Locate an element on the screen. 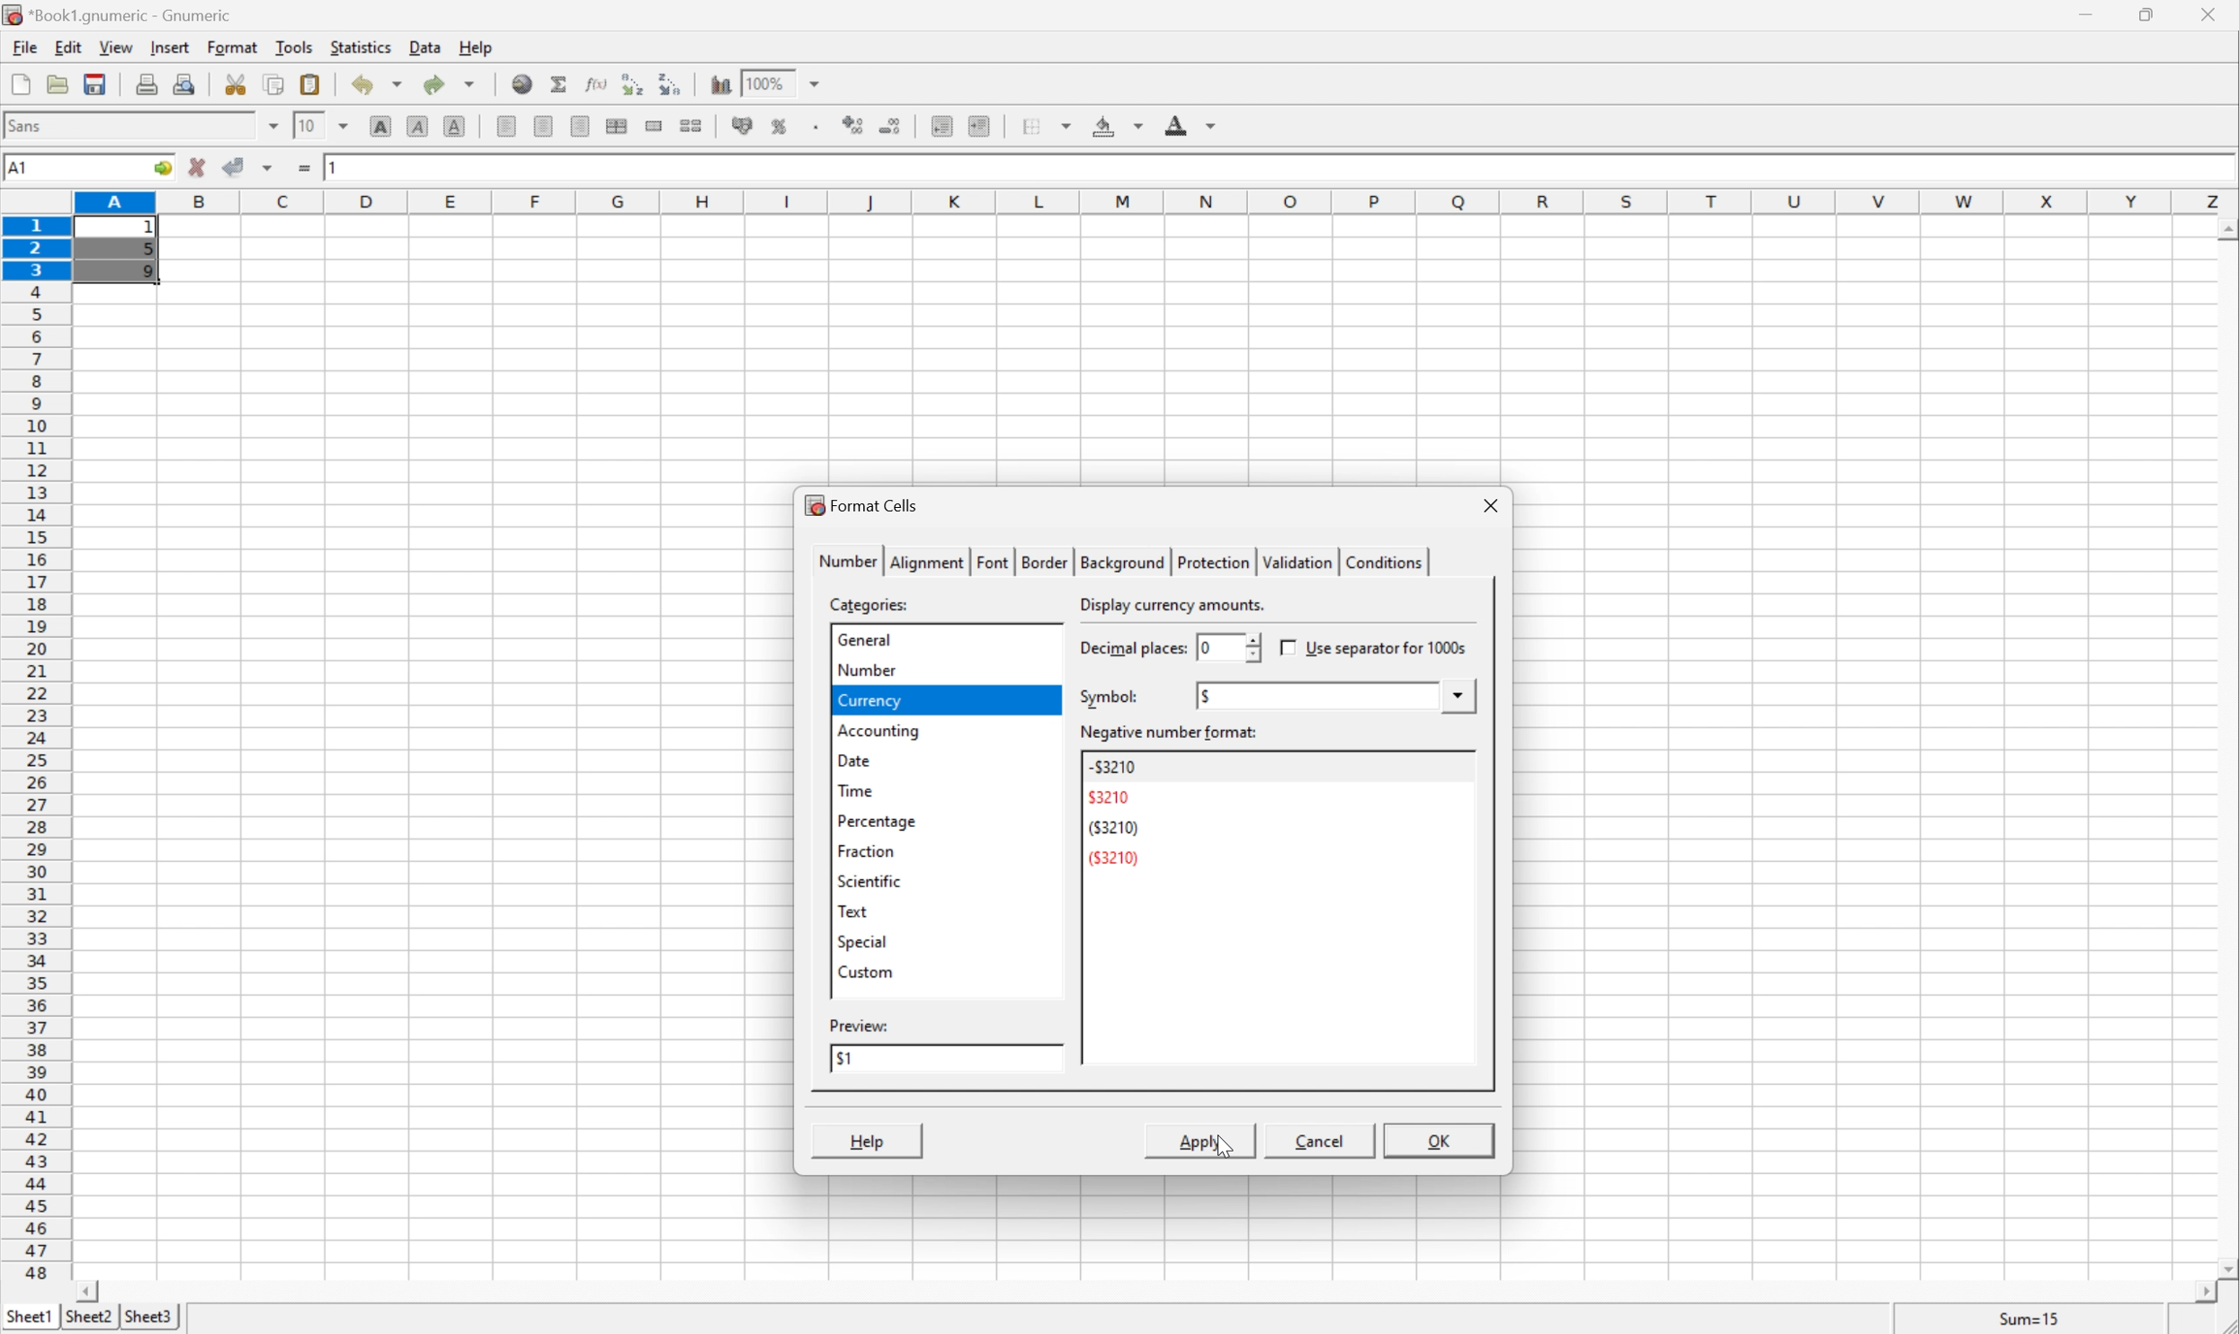  decrease indent is located at coordinates (943, 126).